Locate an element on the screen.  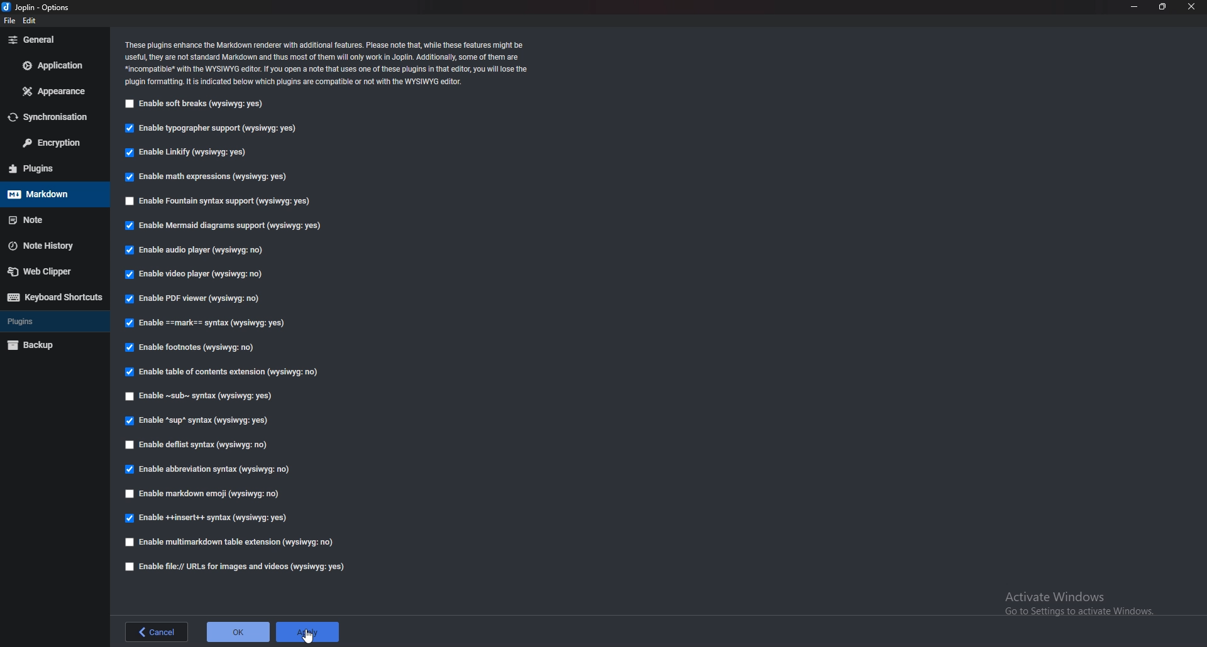
note history is located at coordinates (50, 246).